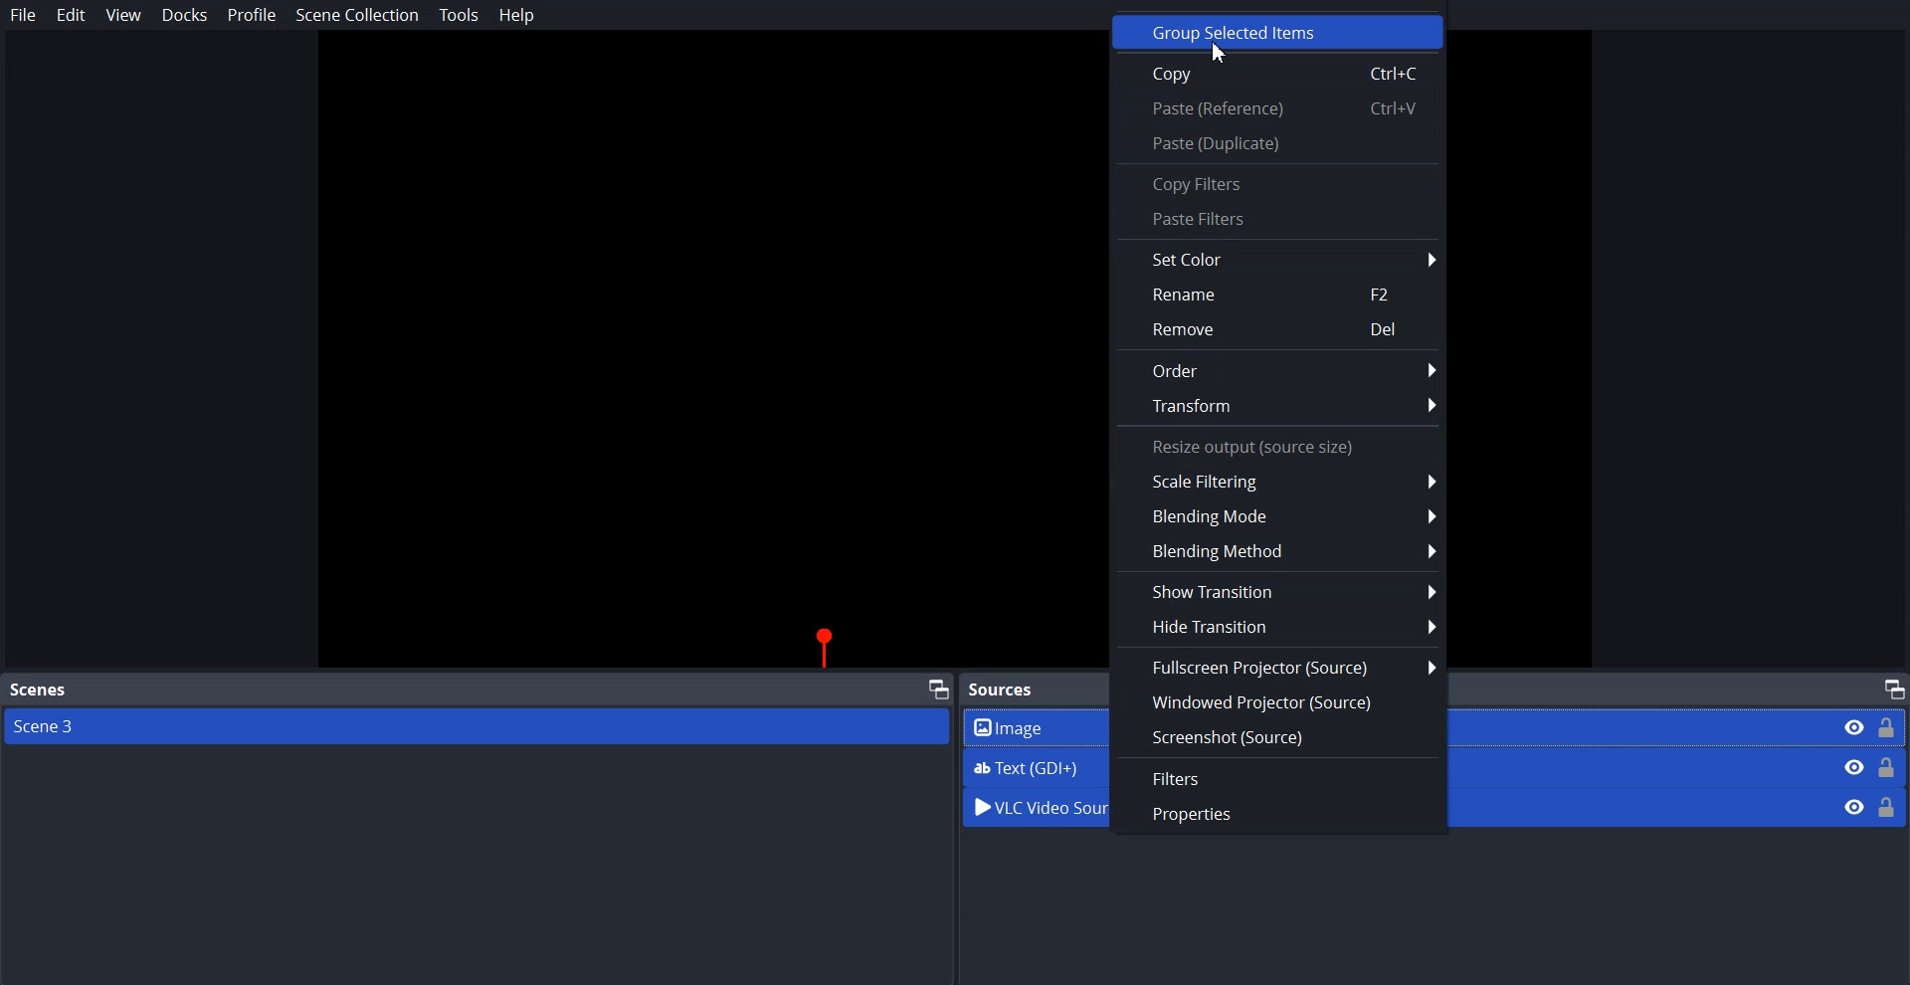 This screenshot has width=1910, height=985. Describe the element at coordinates (1278, 295) in the screenshot. I see `Rename` at that location.